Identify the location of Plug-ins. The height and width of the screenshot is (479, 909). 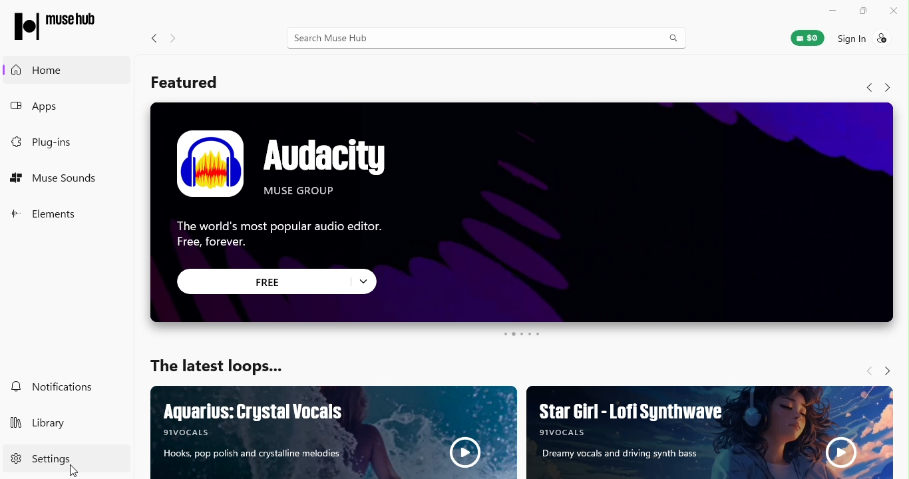
(45, 142).